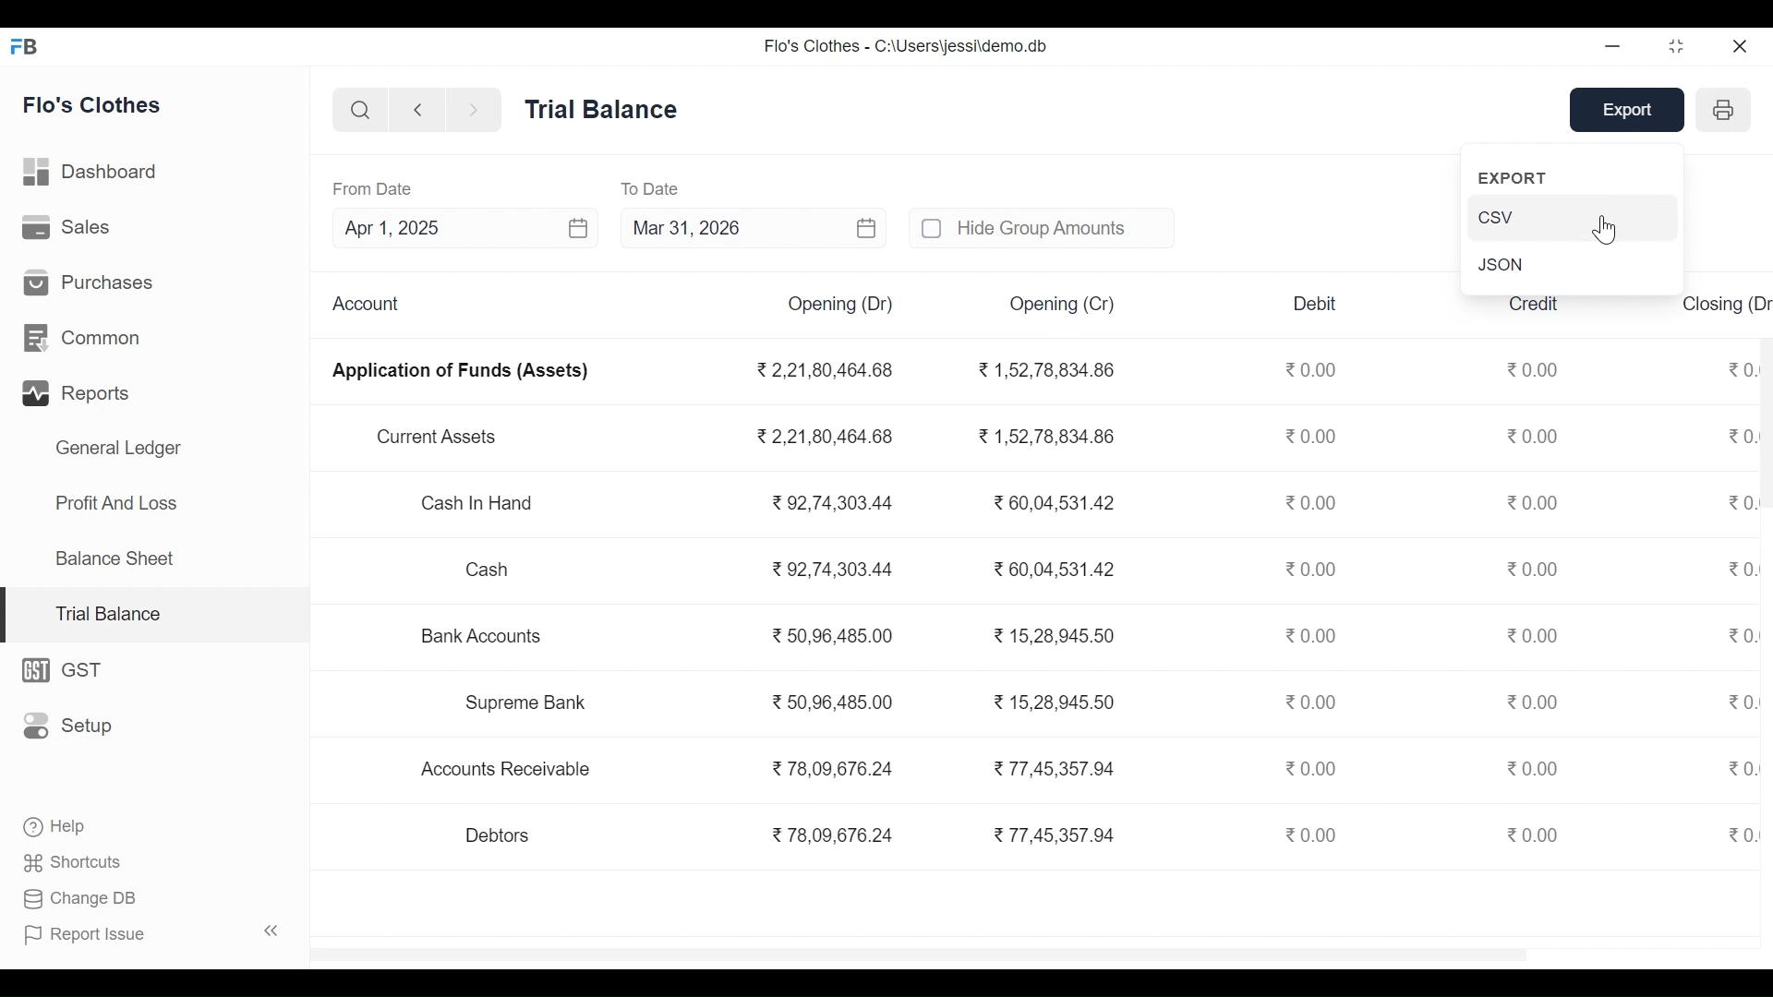 This screenshot has height=997, width=1773. I want to click on 0.00, so click(1742, 505).